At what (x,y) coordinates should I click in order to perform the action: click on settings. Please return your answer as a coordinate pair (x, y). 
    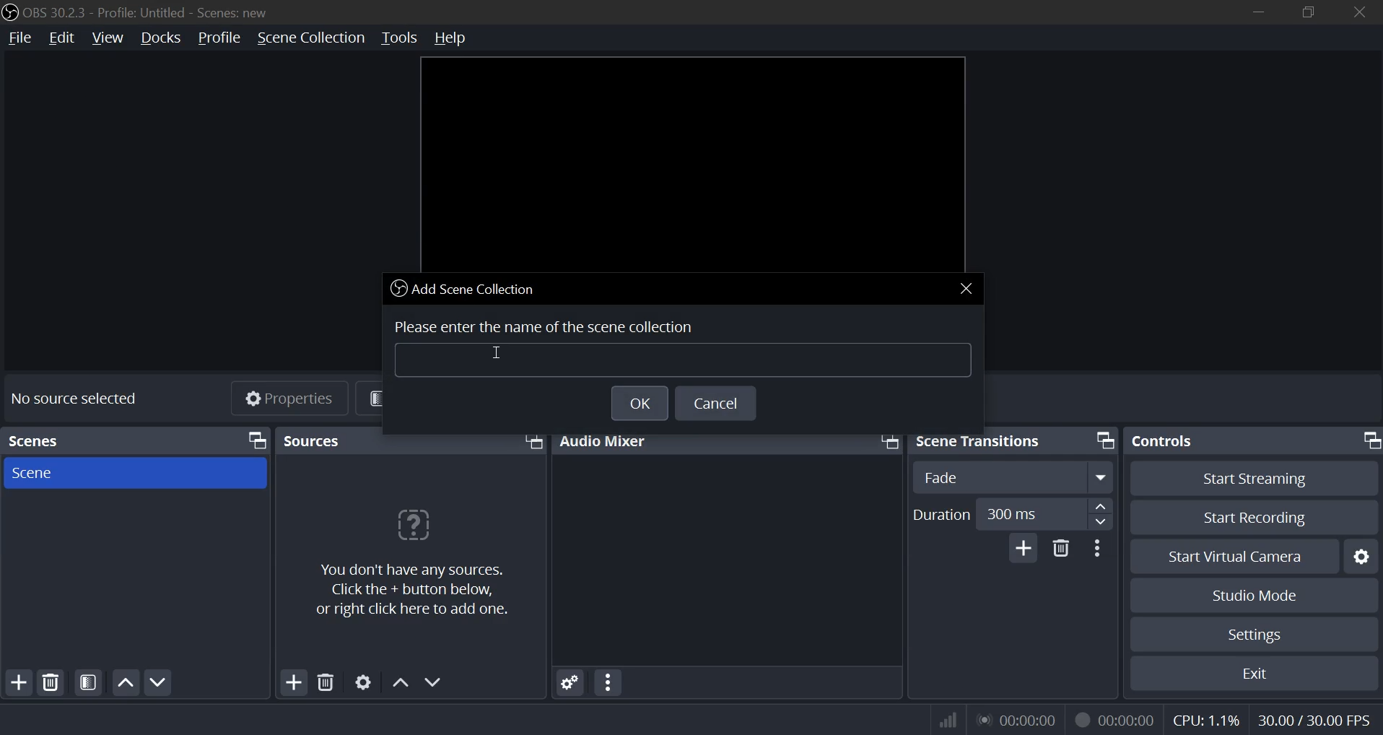
    Looking at the image, I should click on (361, 683).